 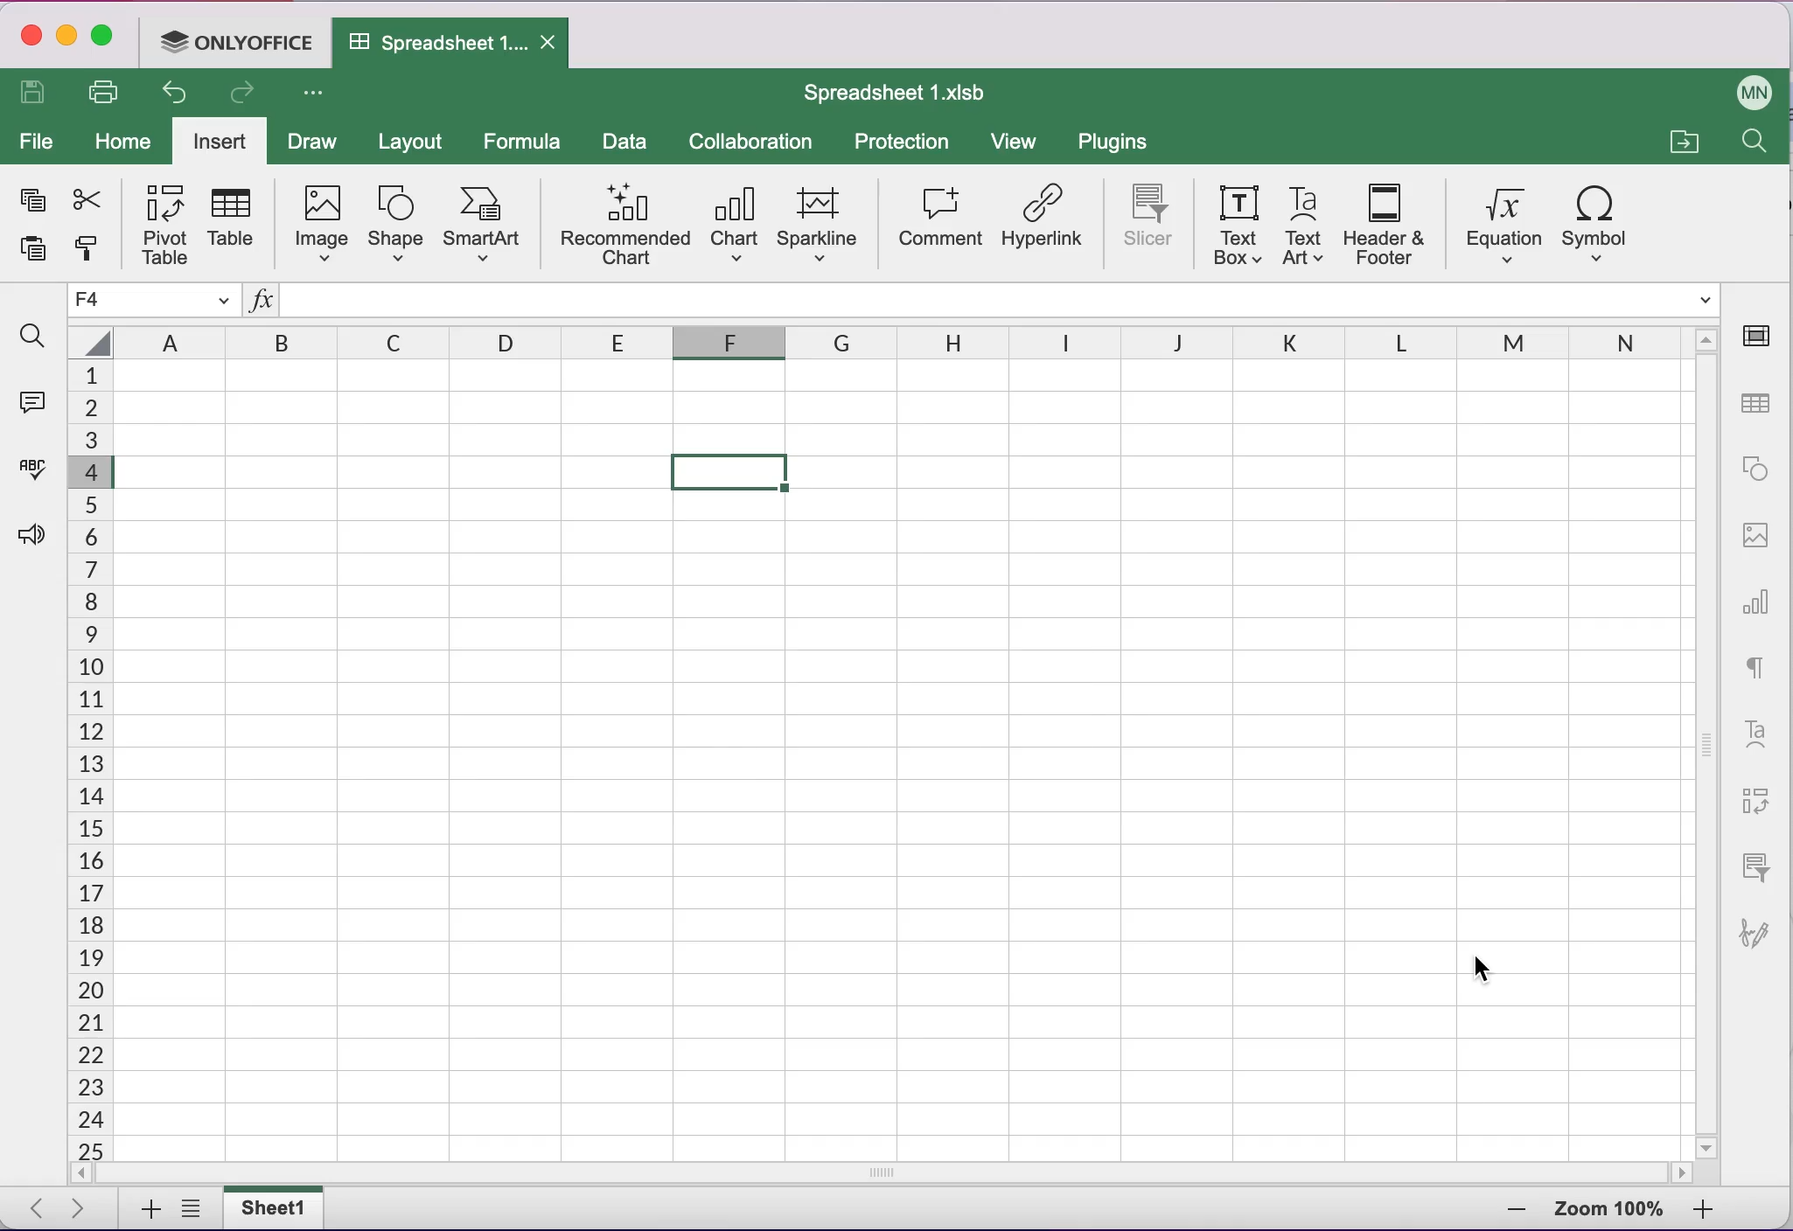 What do you see at coordinates (1752, 92) in the screenshot?
I see `user` at bounding box center [1752, 92].